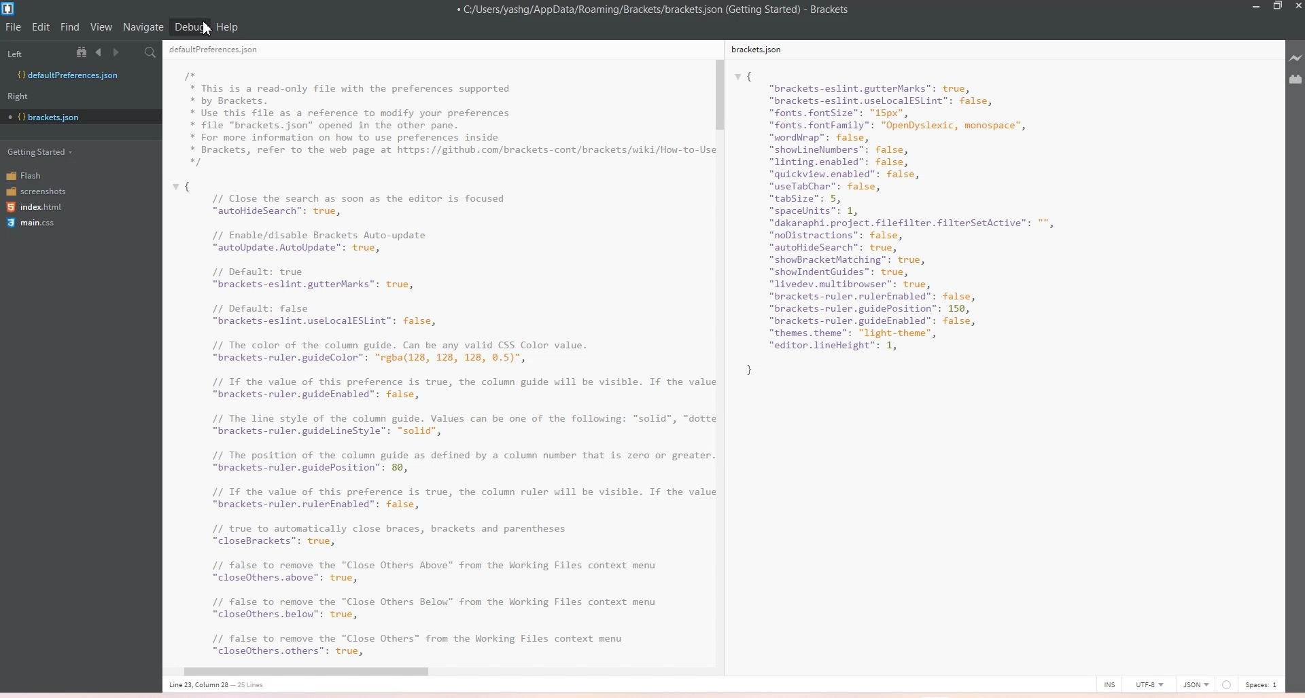 This screenshot has height=698, width=1305. What do you see at coordinates (48, 117) in the screenshot?
I see `Bracket.json` at bounding box center [48, 117].